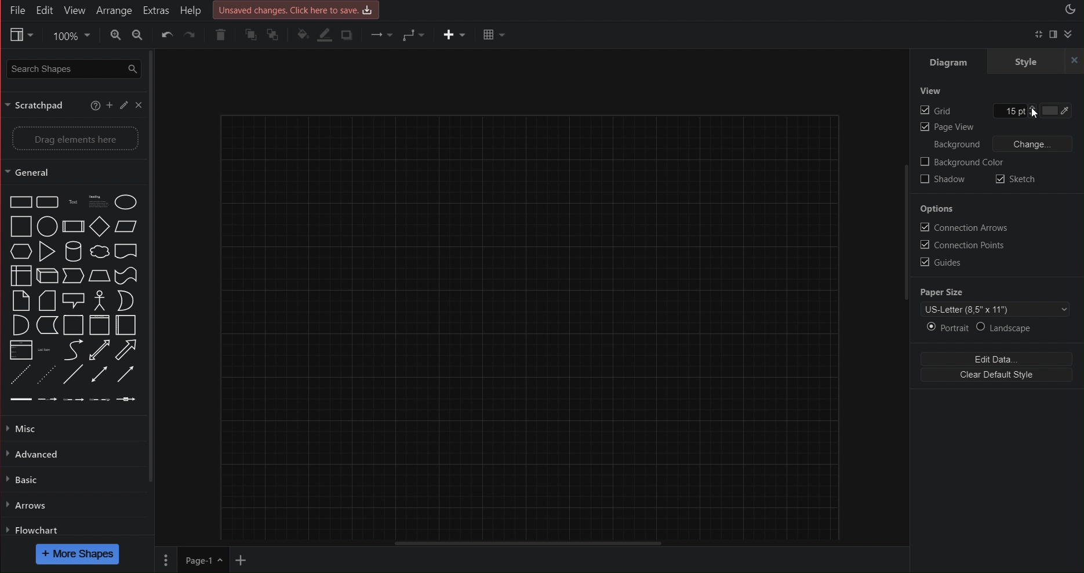 The image size is (1084, 573). What do you see at coordinates (950, 63) in the screenshot?
I see `Diagram` at bounding box center [950, 63].